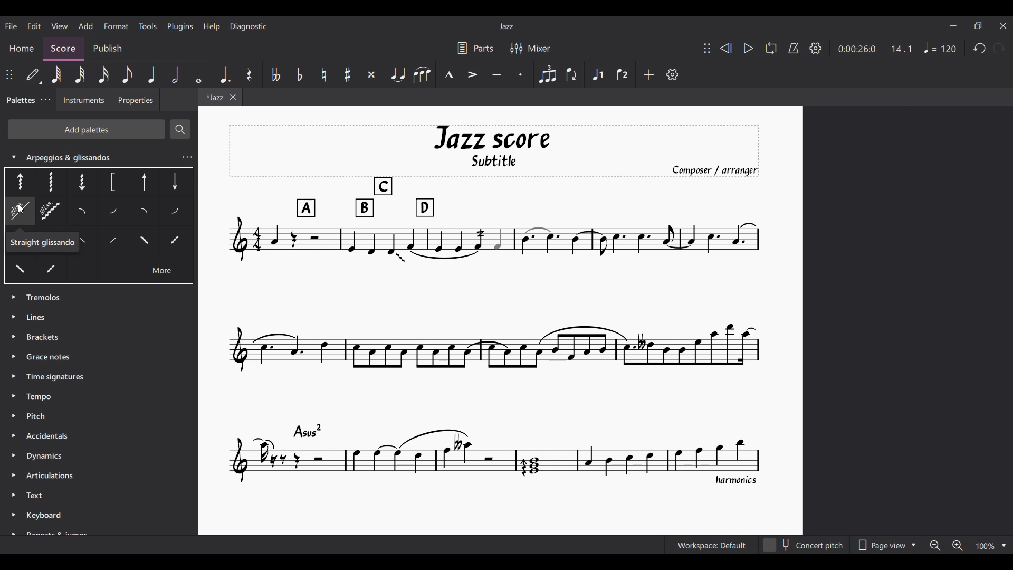  I want to click on Format menu, so click(116, 26).